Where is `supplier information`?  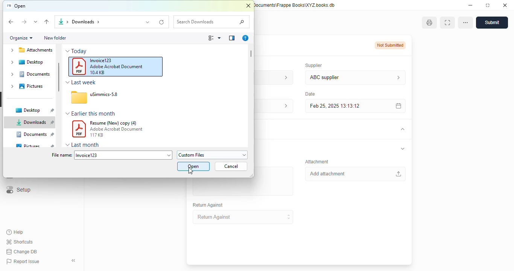
supplier information is located at coordinates (397, 78).